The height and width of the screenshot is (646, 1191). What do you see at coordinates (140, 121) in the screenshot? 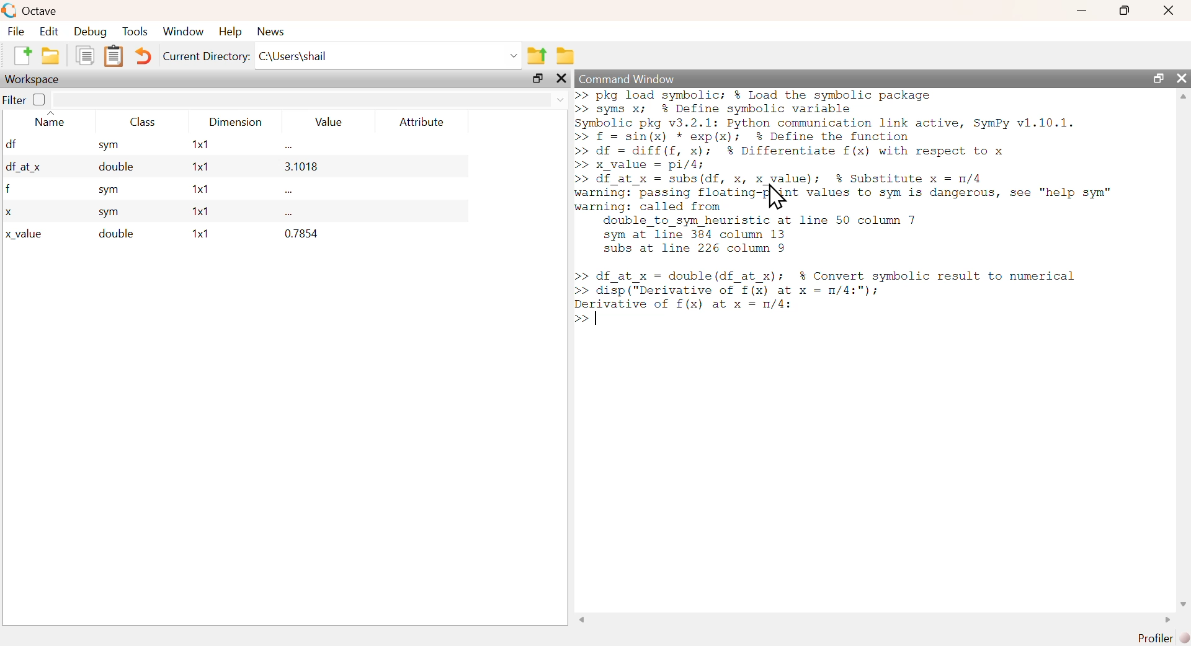
I see `Class` at bounding box center [140, 121].